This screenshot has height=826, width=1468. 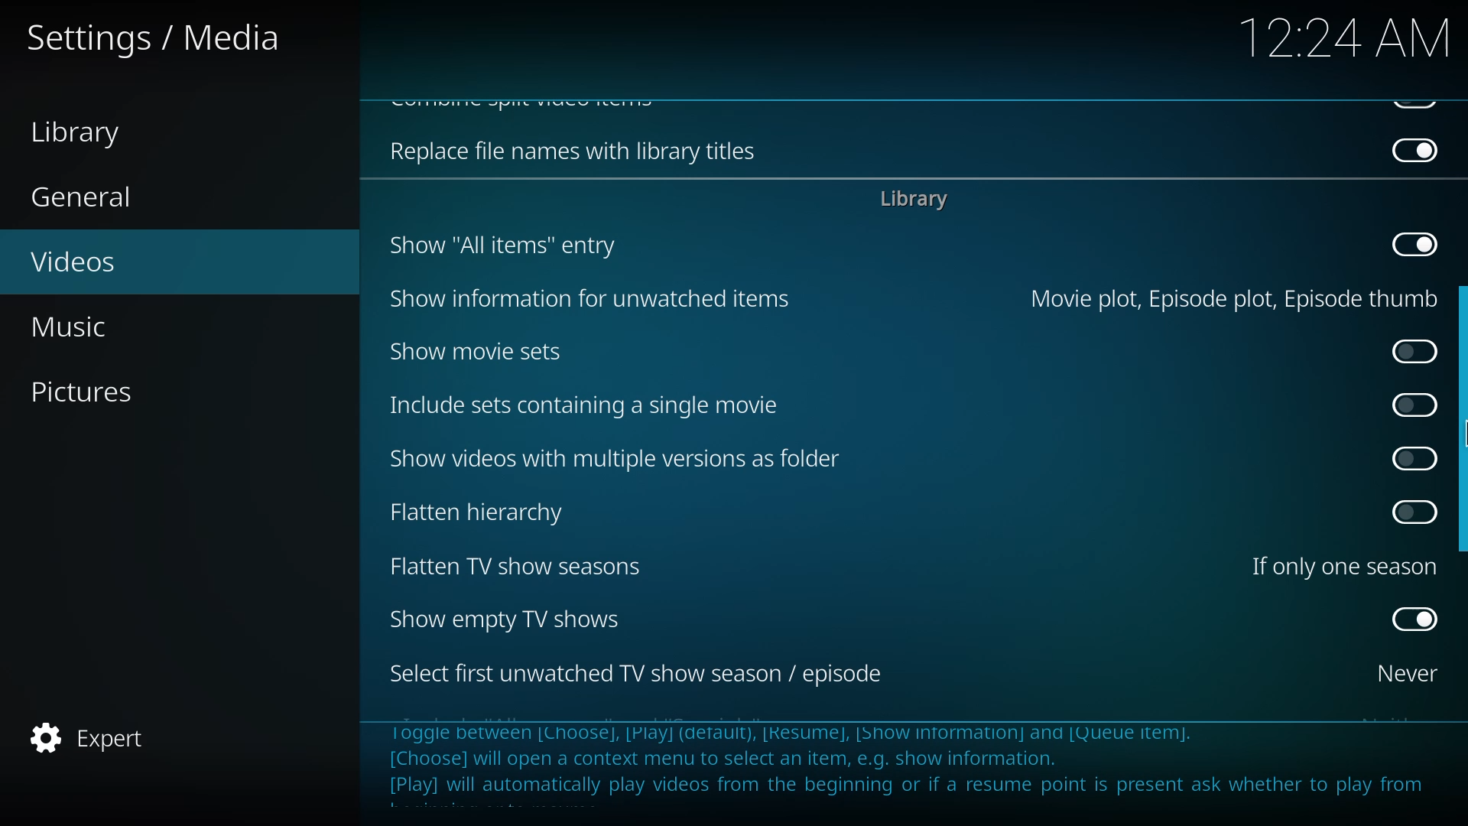 I want to click on library, so click(x=909, y=200).